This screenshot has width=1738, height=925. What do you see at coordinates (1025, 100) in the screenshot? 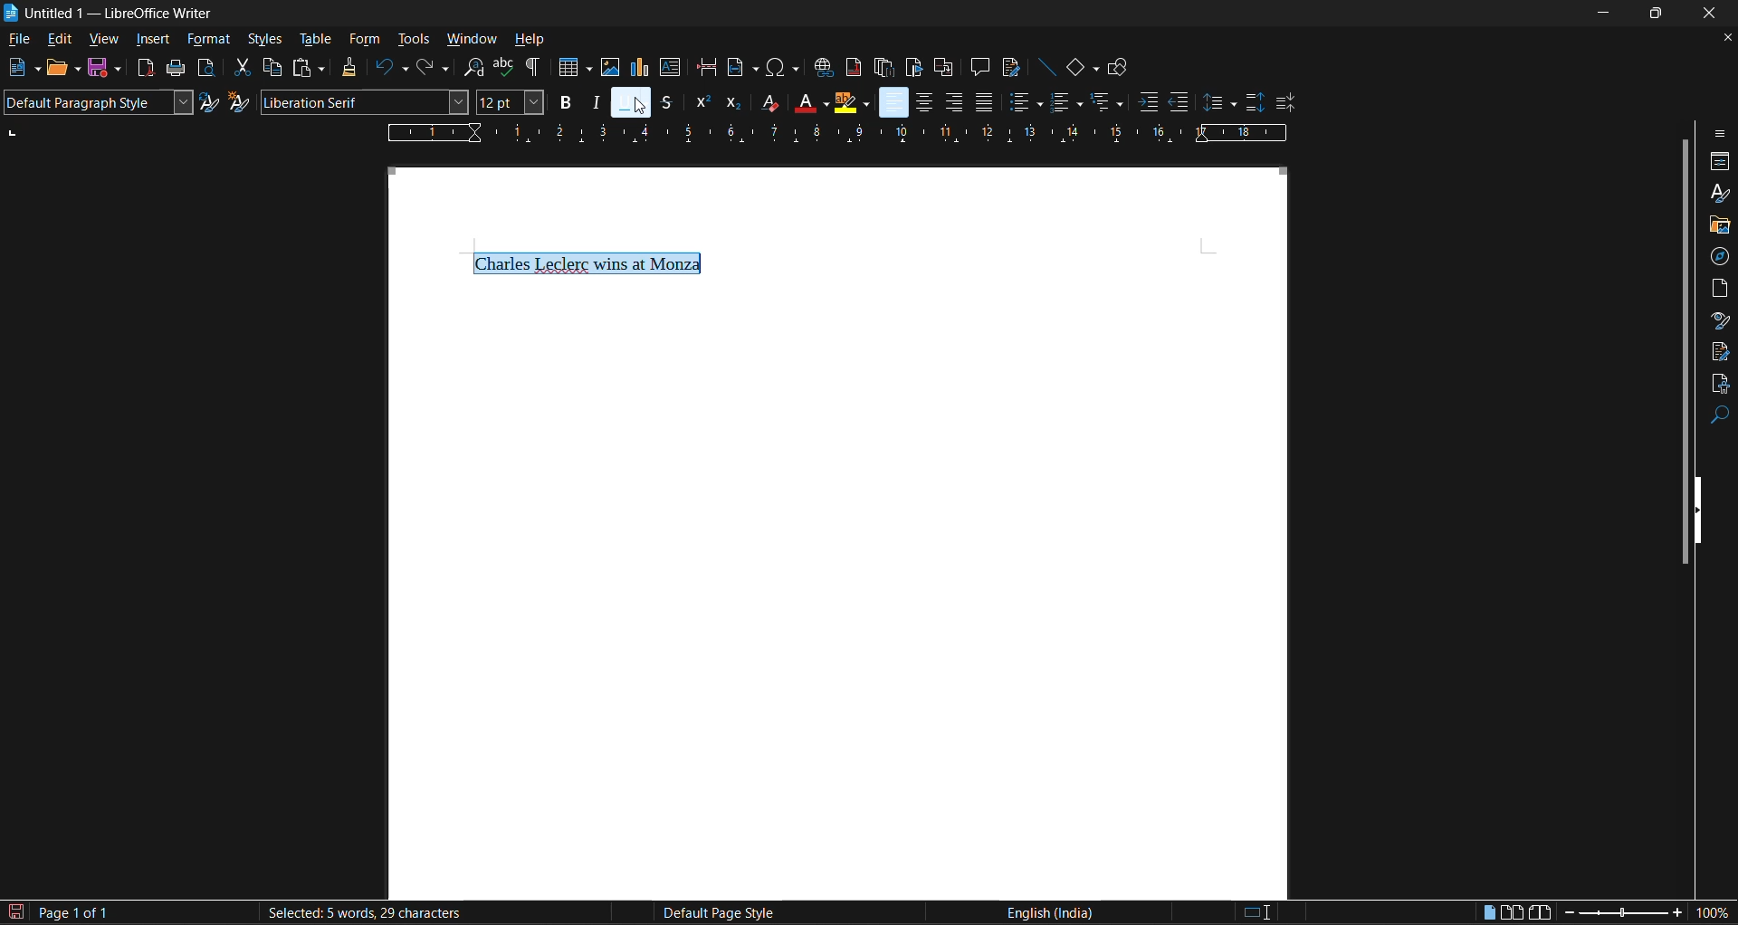
I see `toggle unordered list` at bounding box center [1025, 100].